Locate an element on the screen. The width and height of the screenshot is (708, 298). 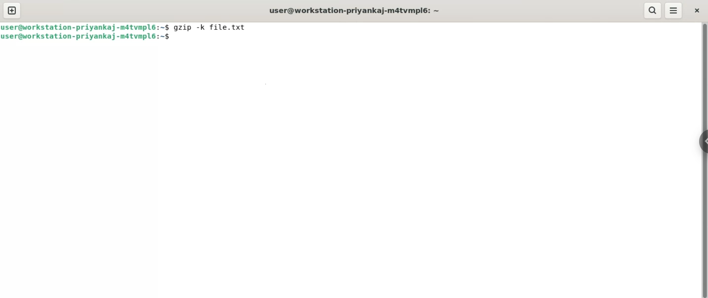
new tab is located at coordinates (13, 11).